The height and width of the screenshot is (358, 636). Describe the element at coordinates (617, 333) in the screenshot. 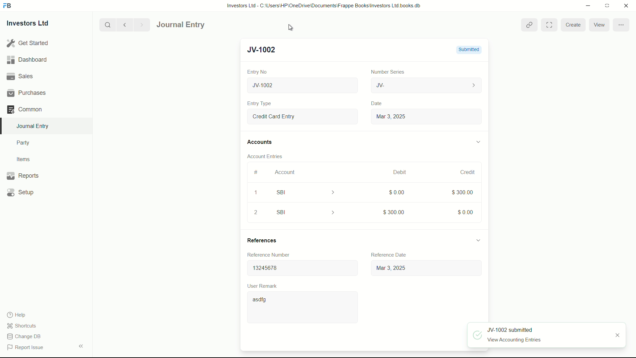

I see `close` at that location.